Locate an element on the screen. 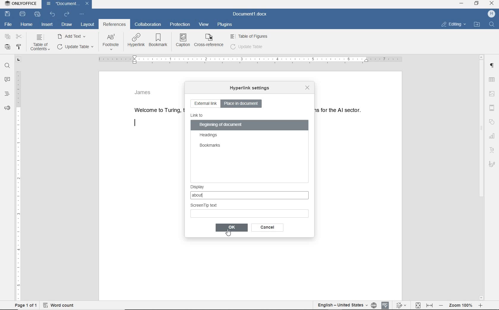 The height and width of the screenshot is (310, 499). set document language is located at coordinates (374, 306).